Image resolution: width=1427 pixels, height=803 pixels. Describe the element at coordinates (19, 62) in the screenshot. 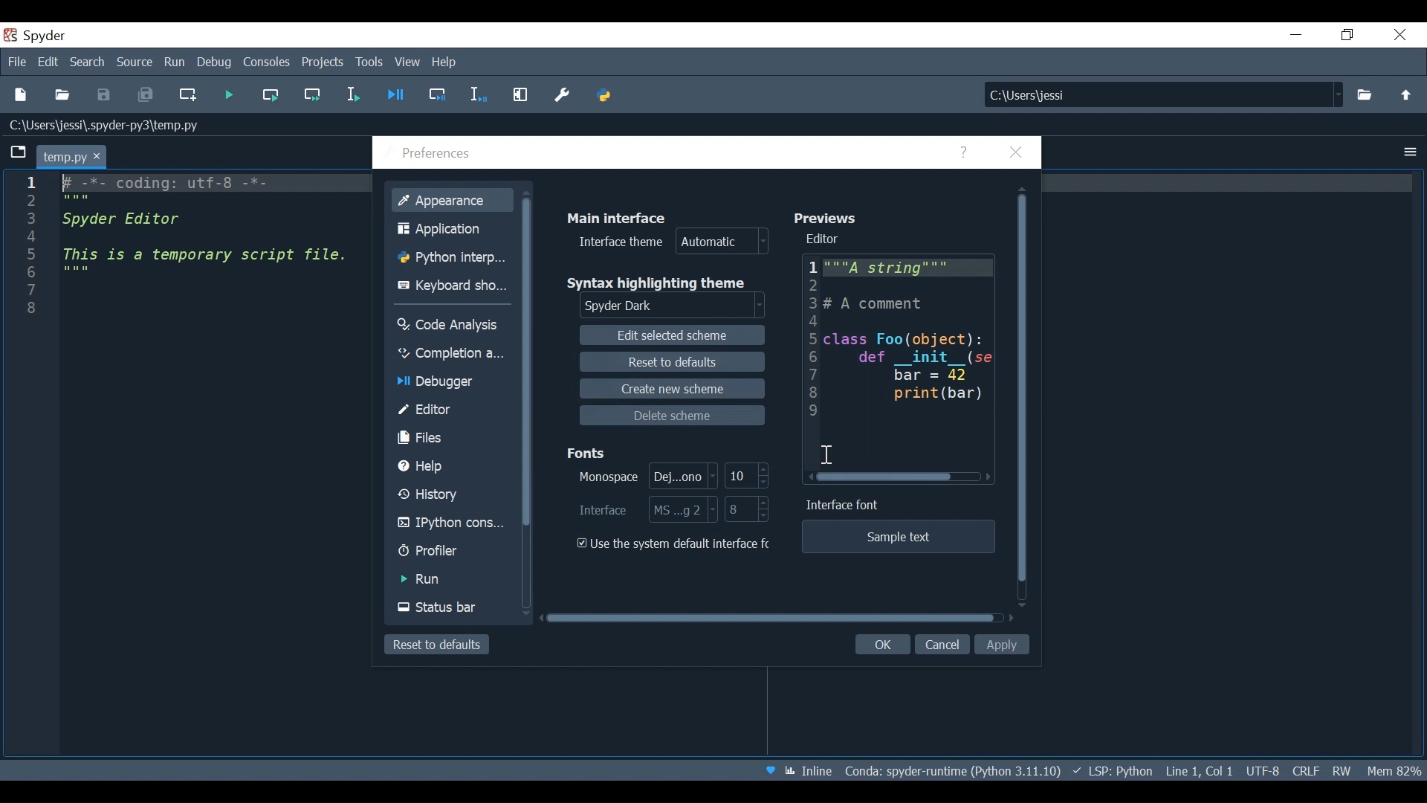

I see `File` at that location.